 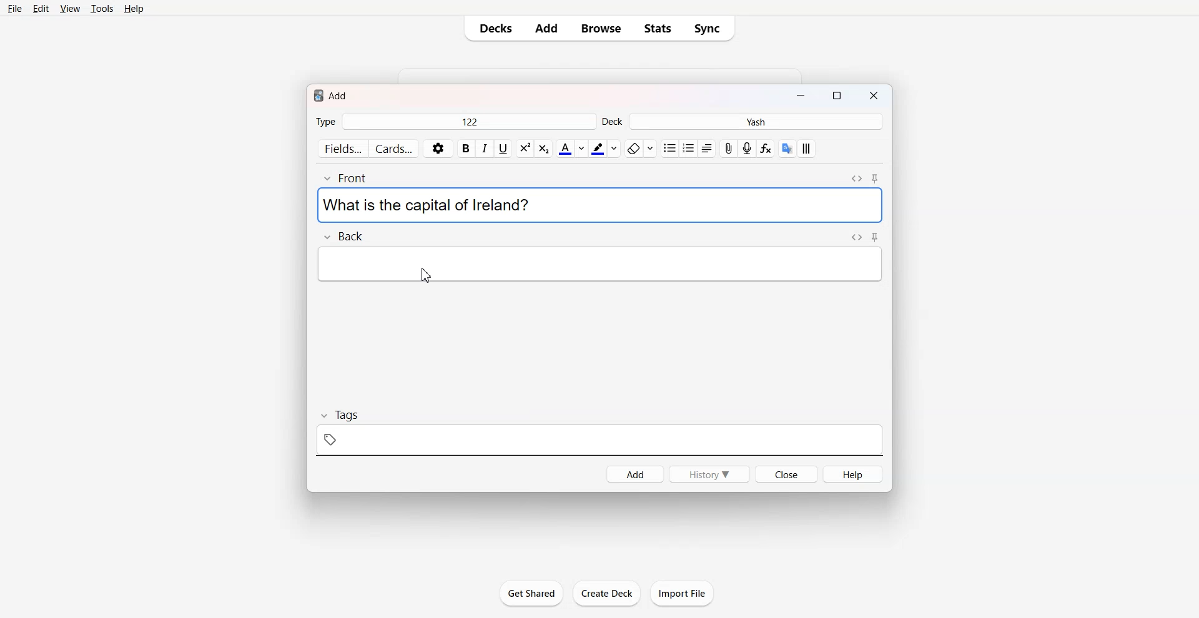 I want to click on Subscript, so click(x=525, y=149).